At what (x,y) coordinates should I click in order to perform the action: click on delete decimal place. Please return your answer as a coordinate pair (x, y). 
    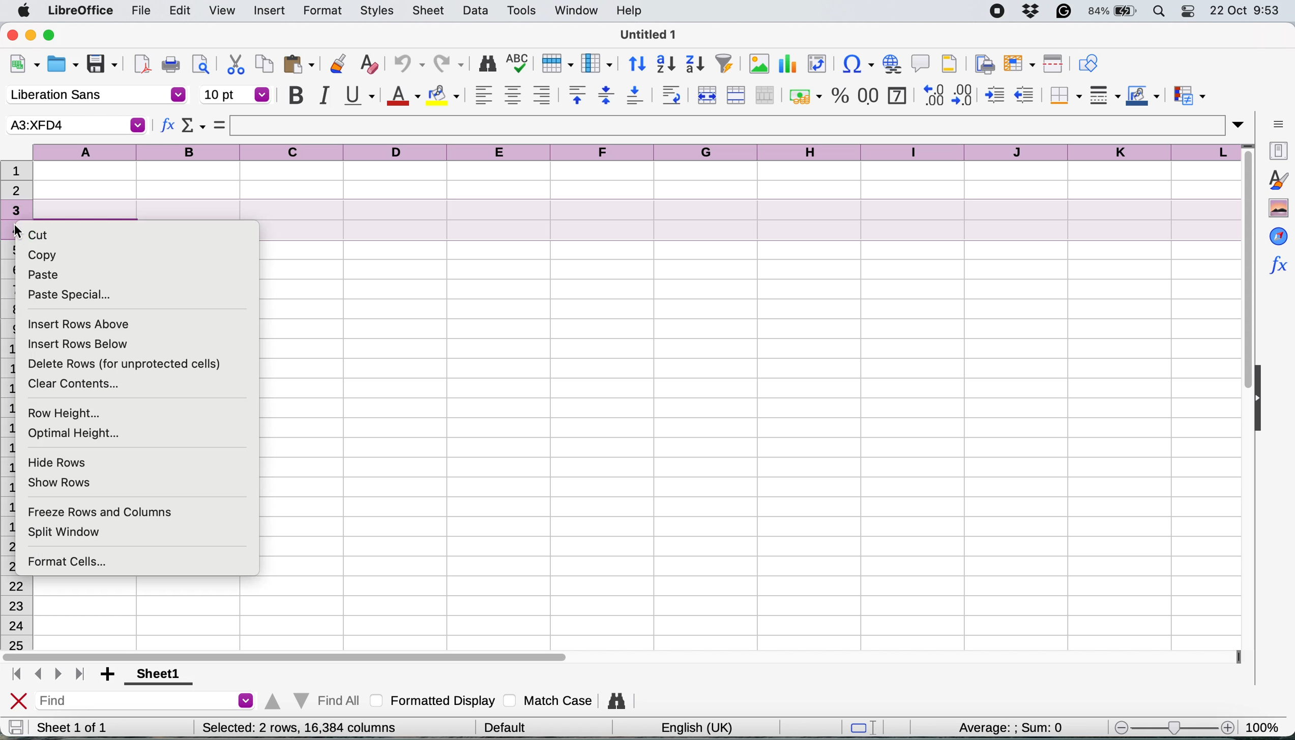
    Looking at the image, I should click on (965, 95).